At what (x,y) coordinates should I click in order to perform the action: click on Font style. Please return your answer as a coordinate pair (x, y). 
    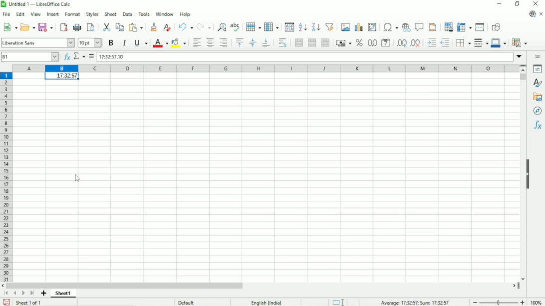
    Looking at the image, I should click on (37, 43).